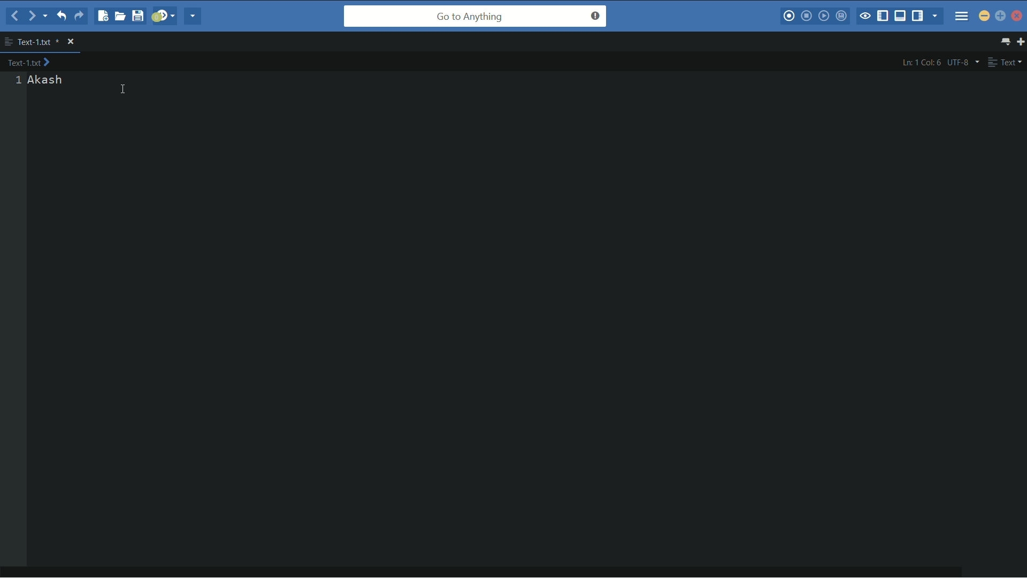  Describe the element at coordinates (1000, 16) in the screenshot. I see `maximize` at that location.